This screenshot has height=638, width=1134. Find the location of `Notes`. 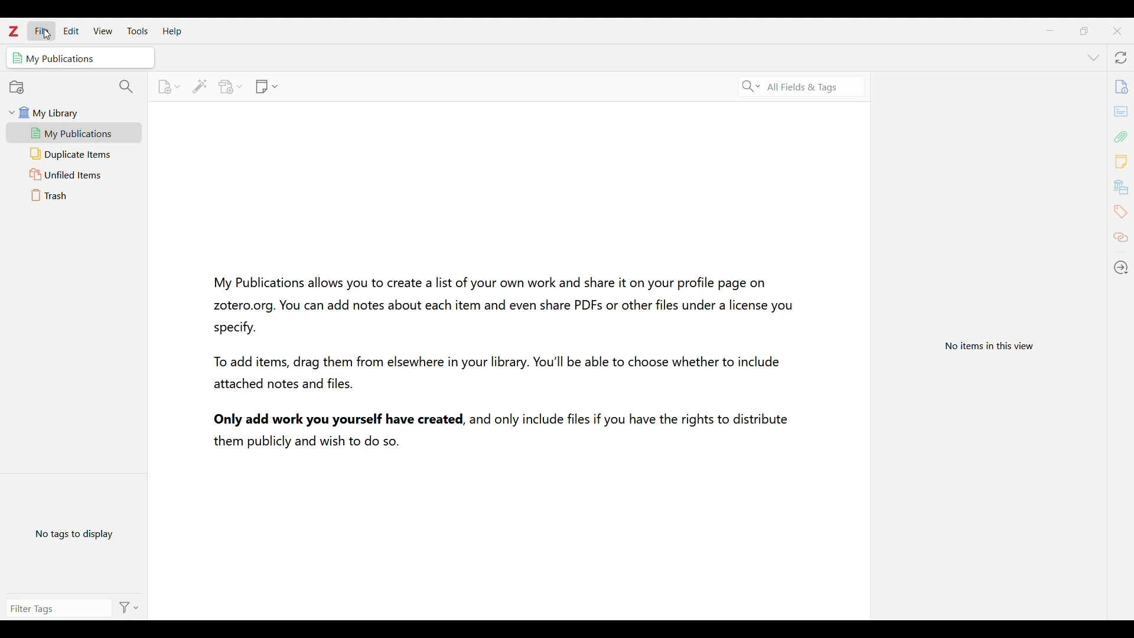

Notes is located at coordinates (1122, 161).